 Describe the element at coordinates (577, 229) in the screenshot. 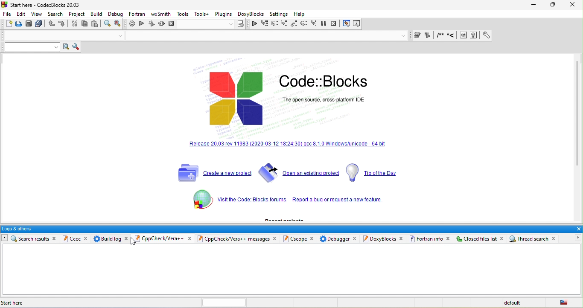

I see `close` at that location.